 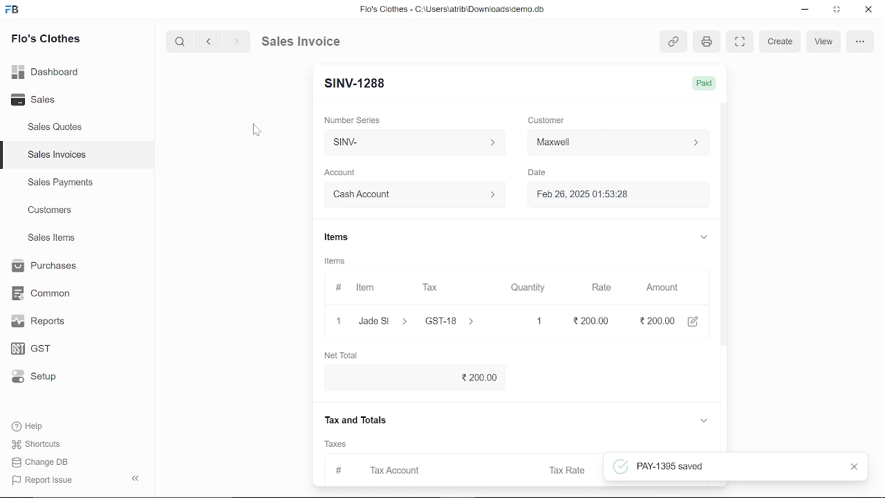 What do you see at coordinates (418, 376) in the screenshot?
I see `200.00` at bounding box center [418, 376].